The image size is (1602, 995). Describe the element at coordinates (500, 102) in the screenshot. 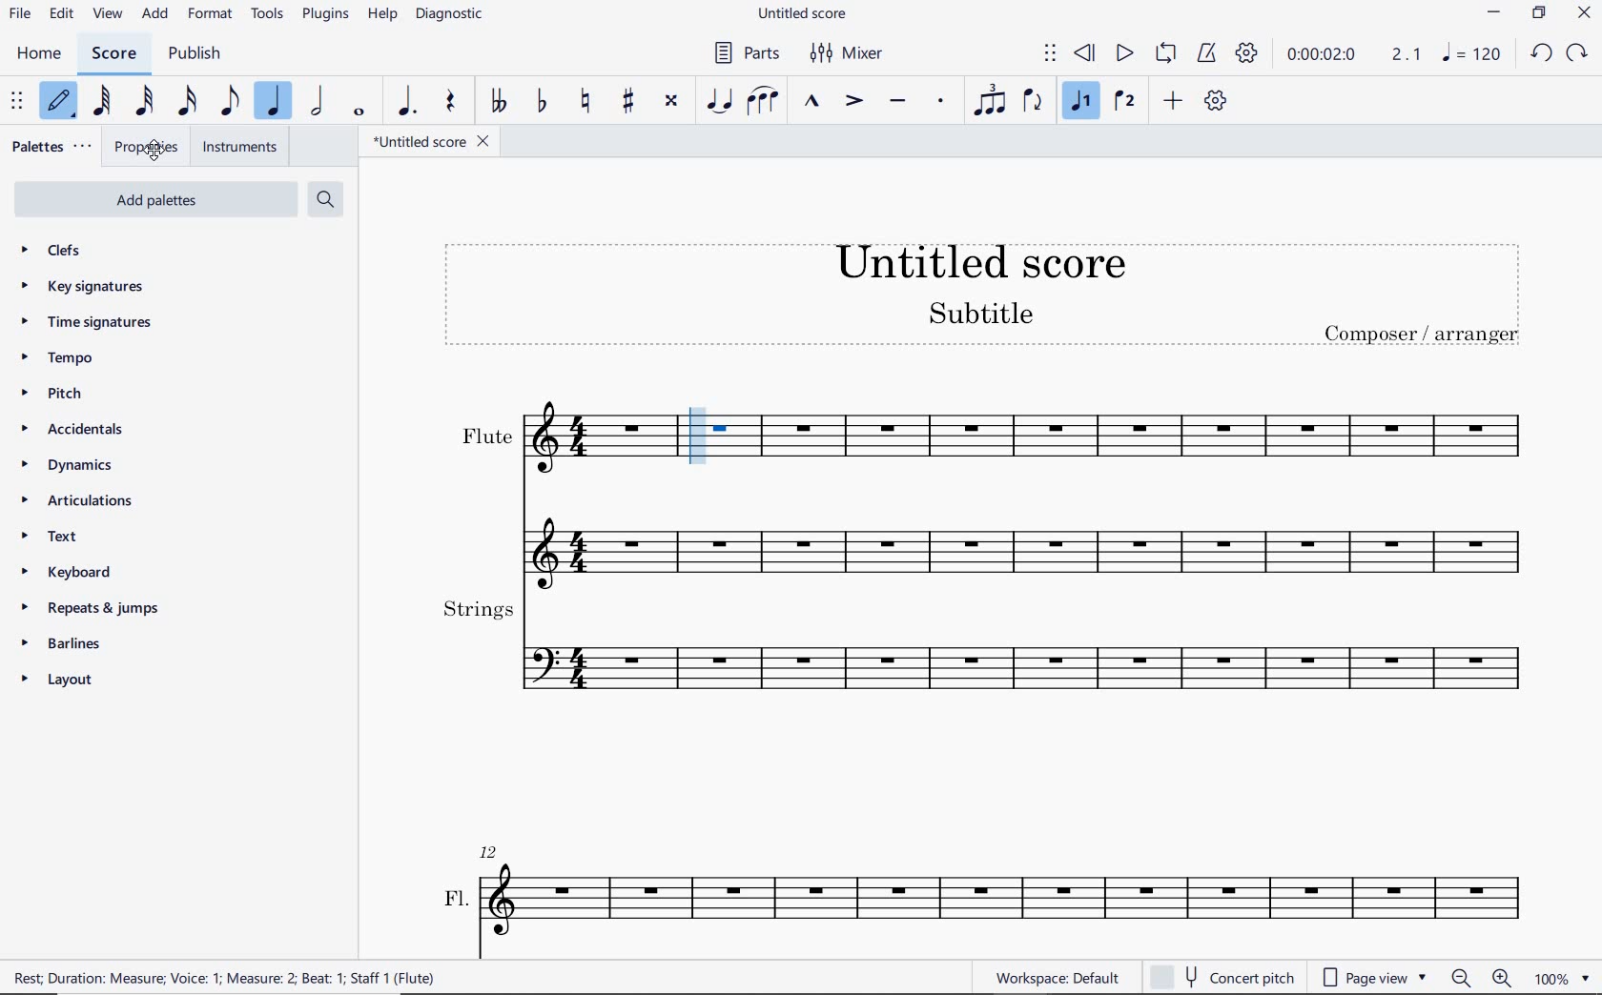

I see `TOGGLE DOUBLE-FLAT` at that location.